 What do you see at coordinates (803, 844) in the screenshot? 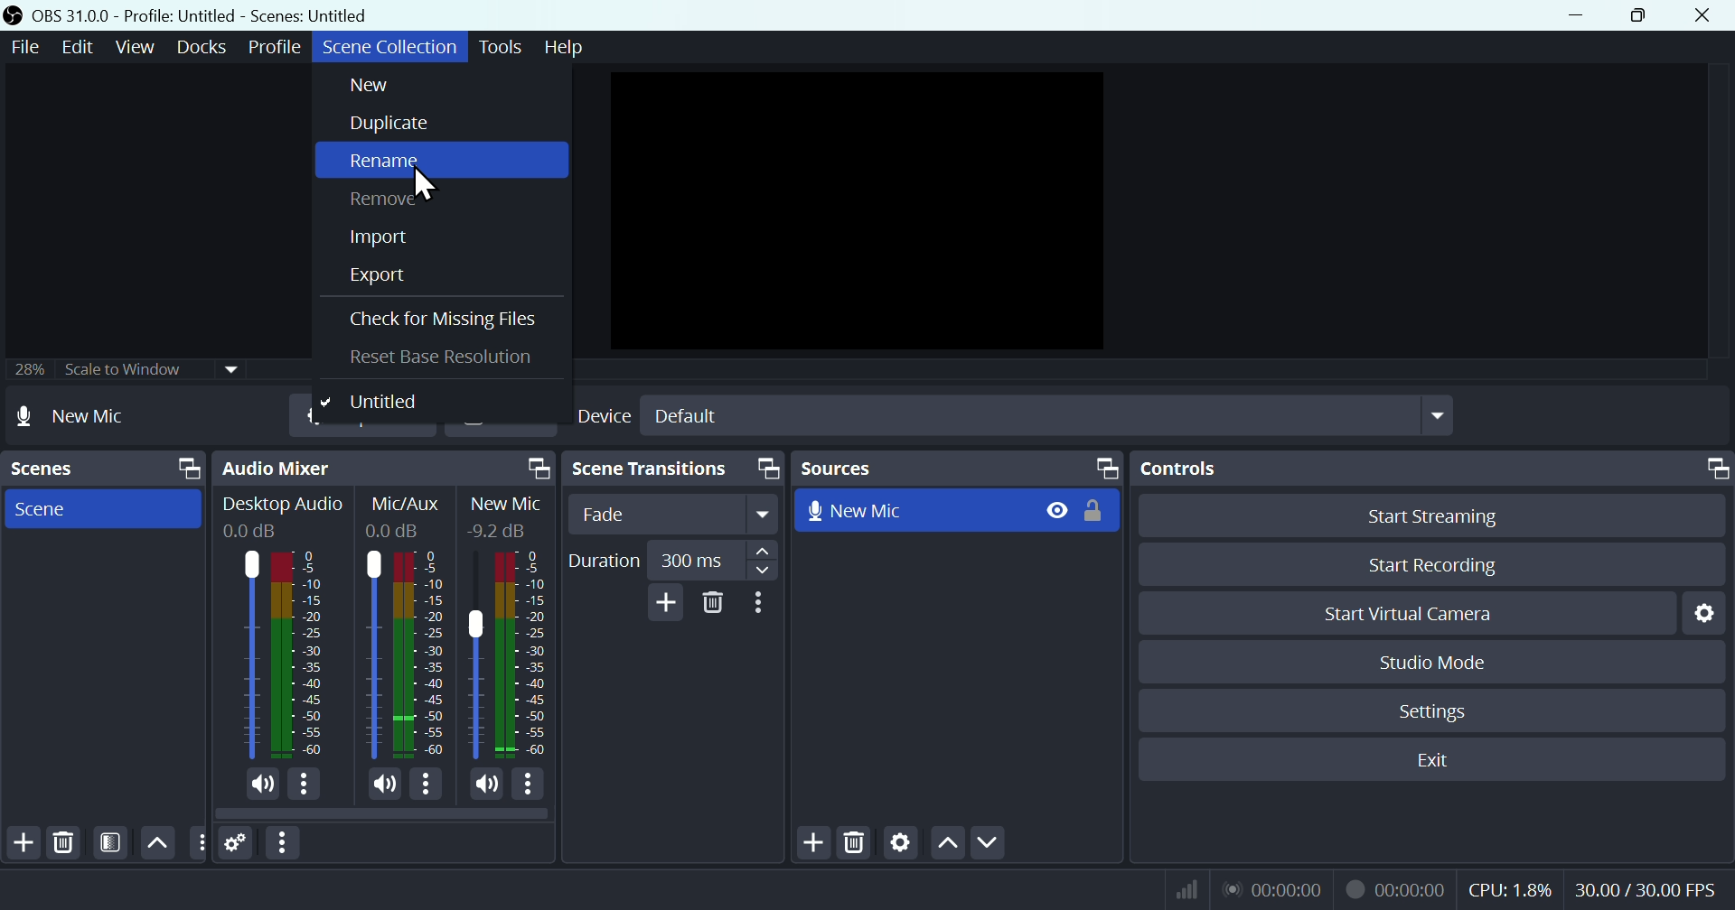
I see `Add` at bounding box center [803, 844].